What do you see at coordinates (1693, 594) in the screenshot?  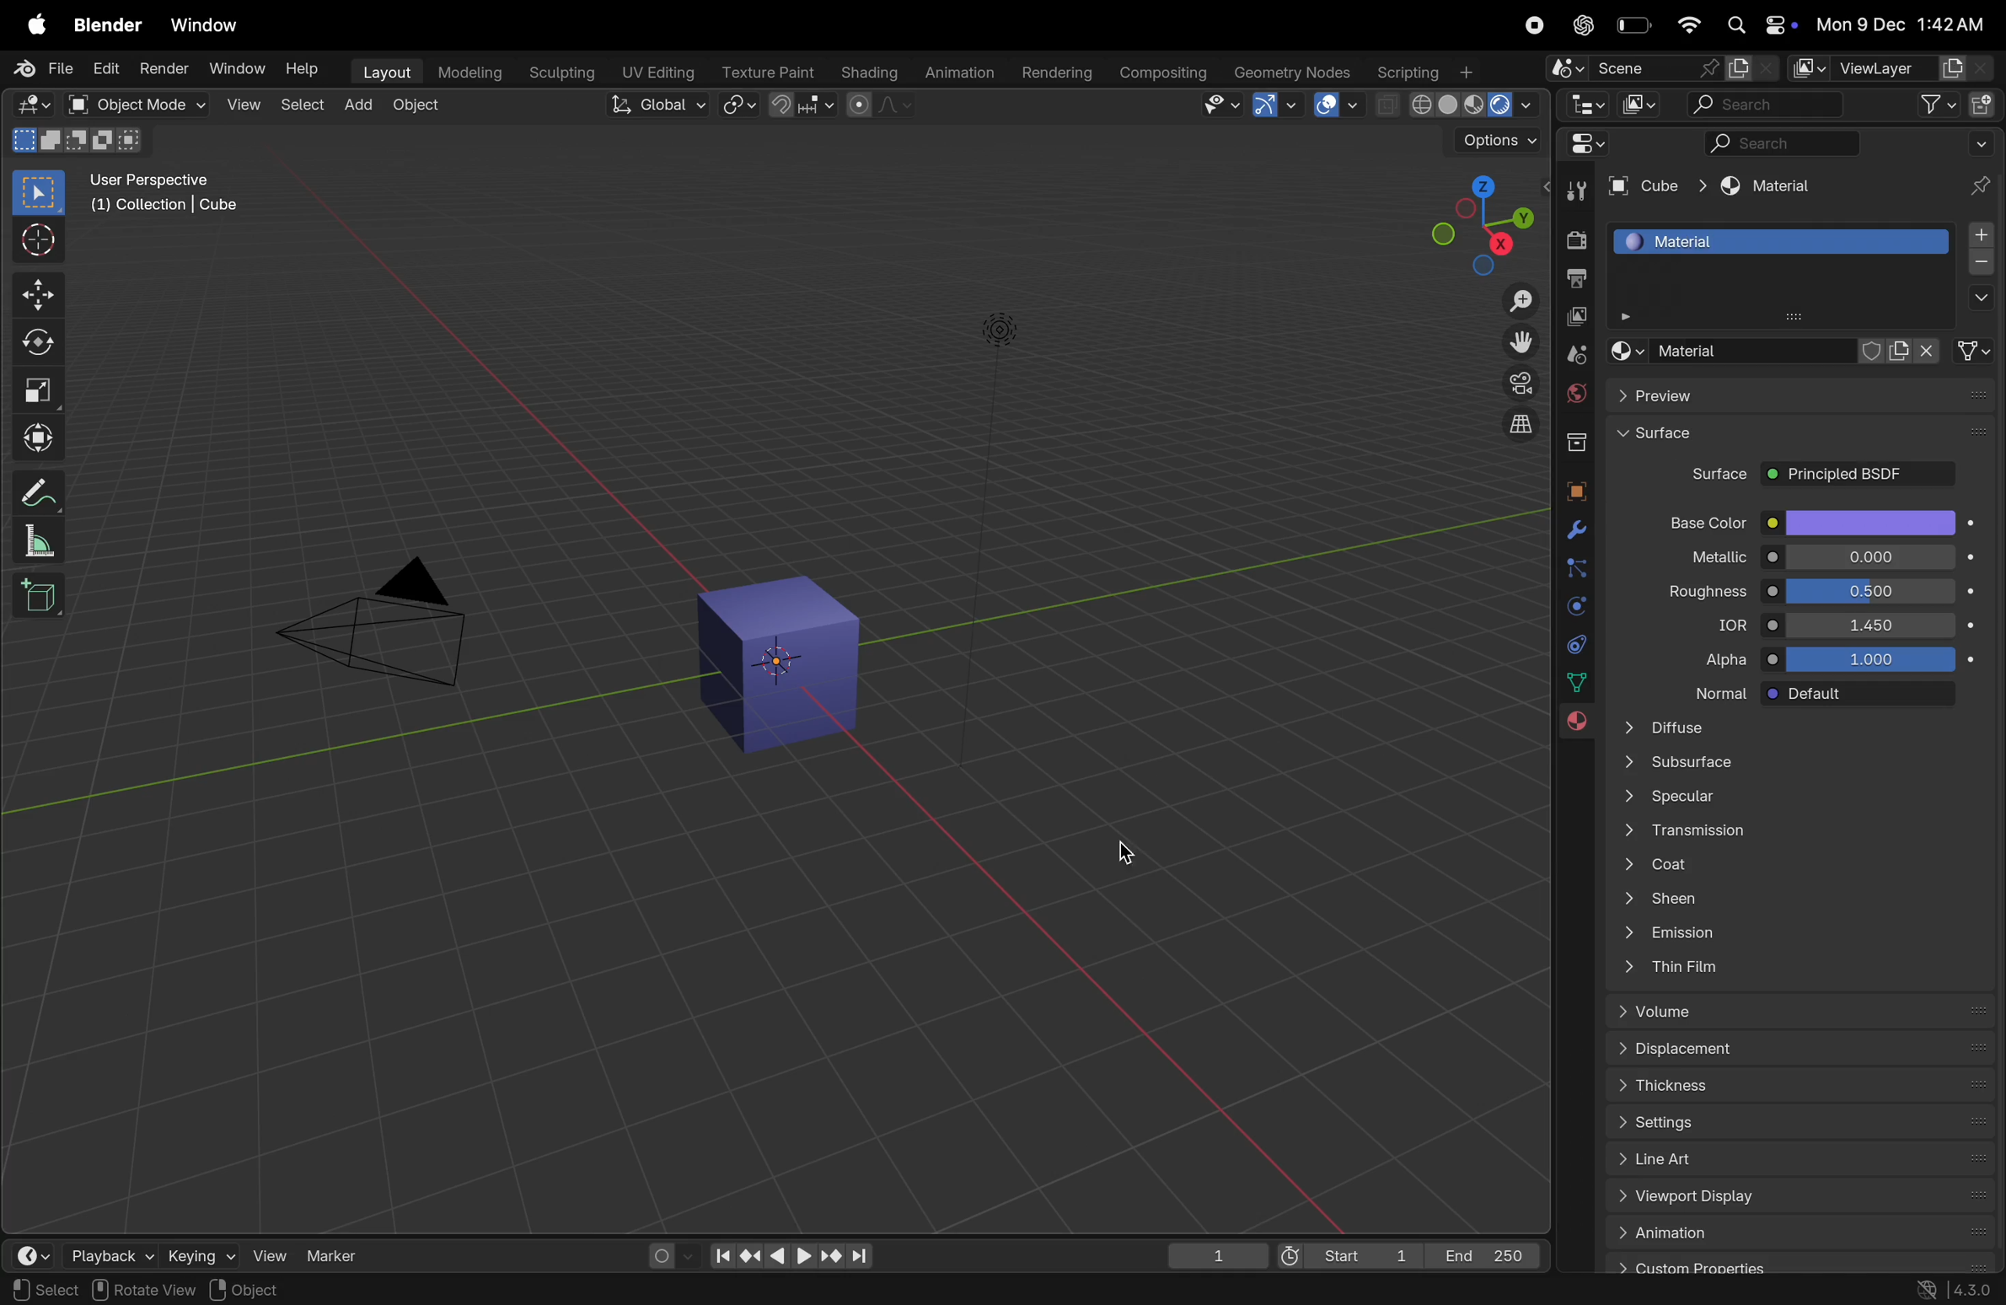 I see `roughness` at bounding box center [1693, 594].